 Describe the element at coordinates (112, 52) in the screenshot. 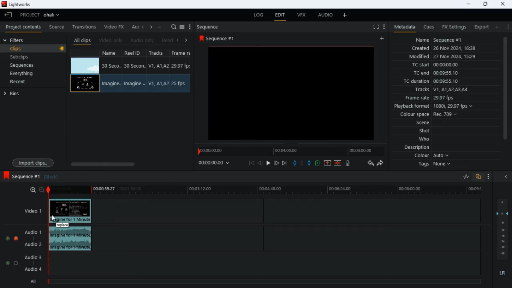

I see `name` at that location.